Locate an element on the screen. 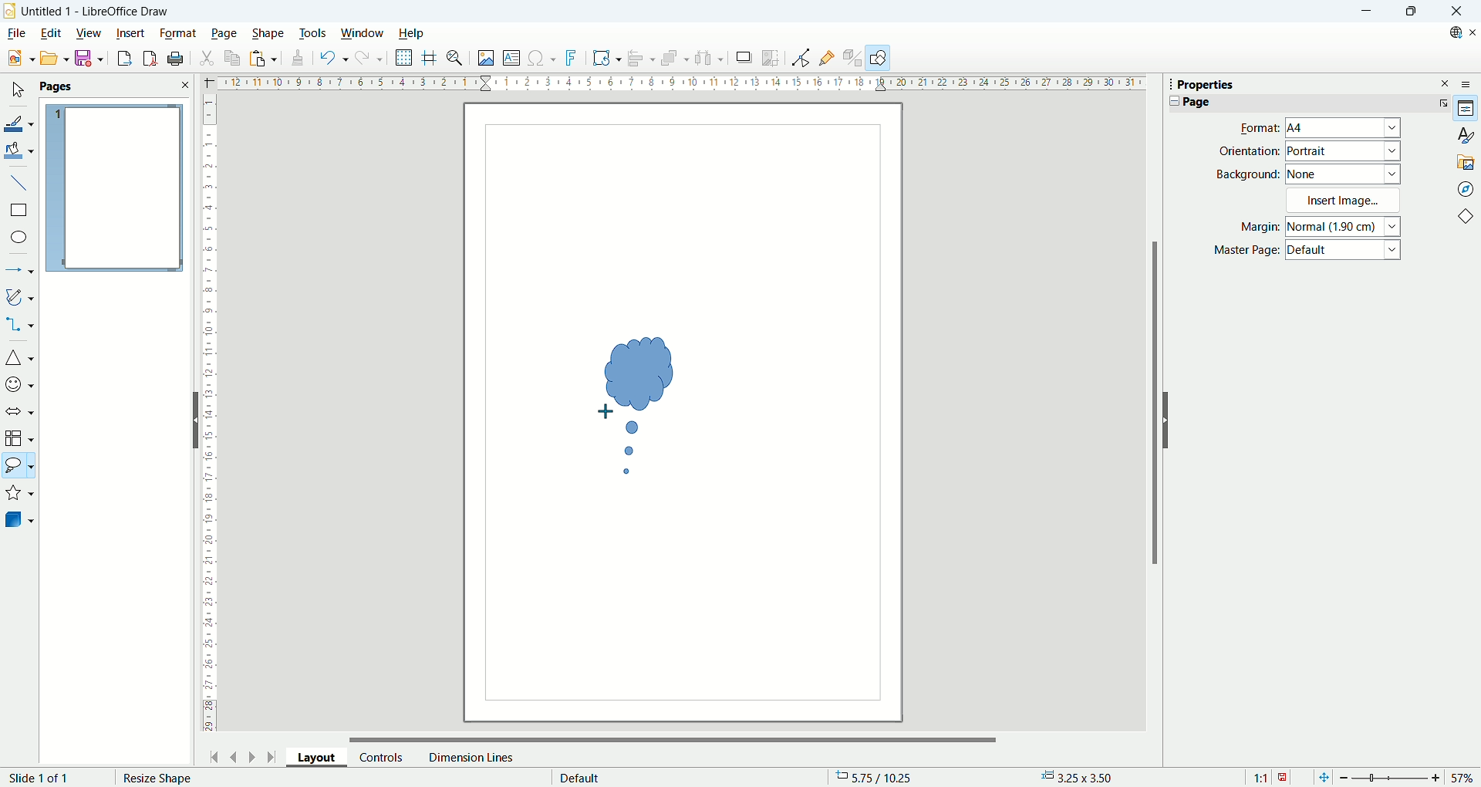 Image resolution: width=1481 pixels, height=787 pixels. gluepoint function is located at coordinates (828, 57).